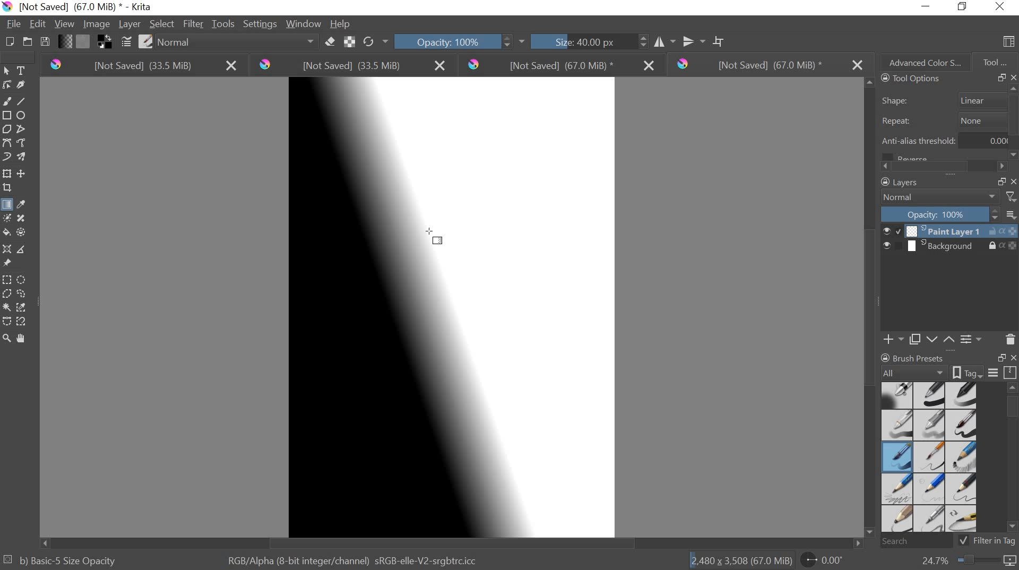  Describe the element at coordinates (341, 24) in the screenshot. I see `HELP` at that location.